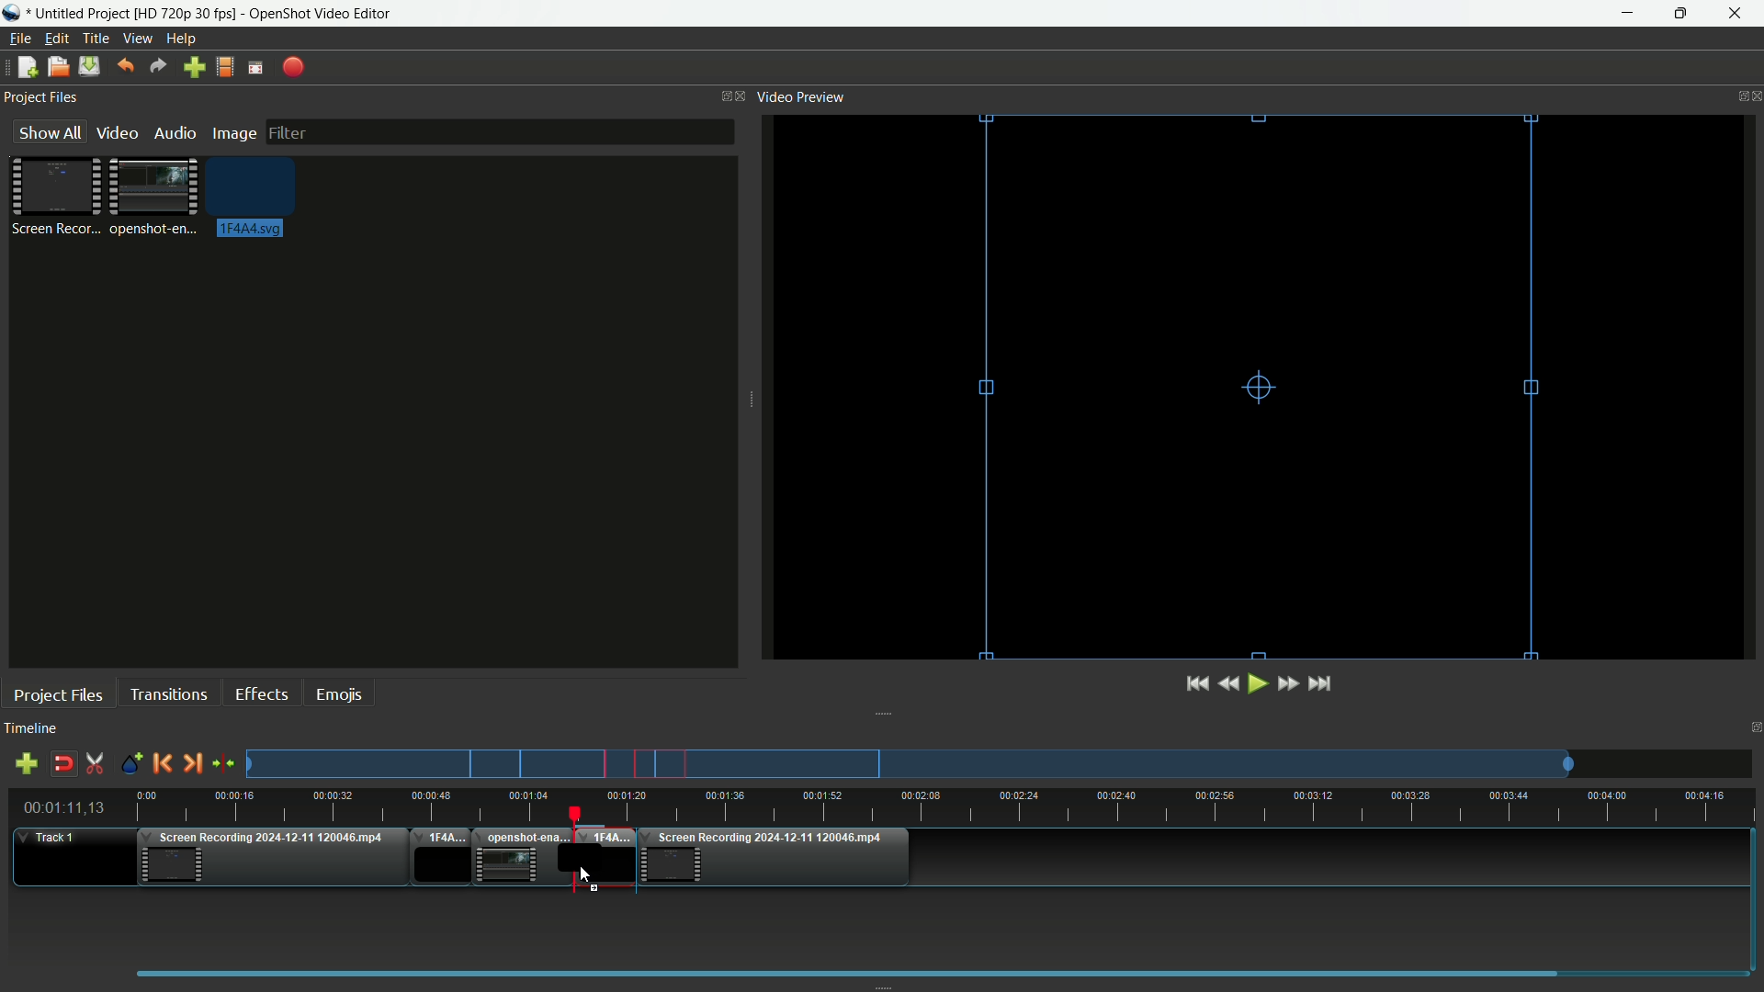 The image size is (1764, 992). Describe the element at coordinates (498, 130) in the screenshot. I see `filter bar` at that location.